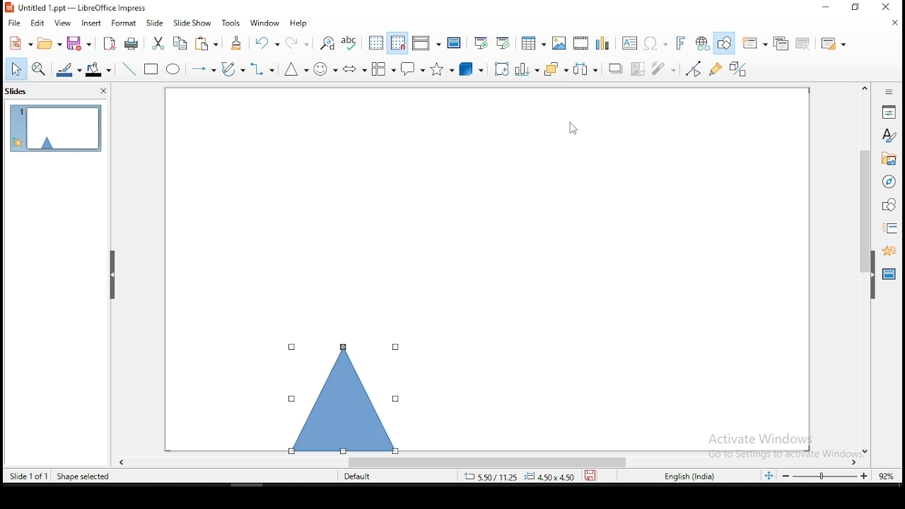 This screenshot has height=509, width=905. I want to click on save, so click(81, 43).